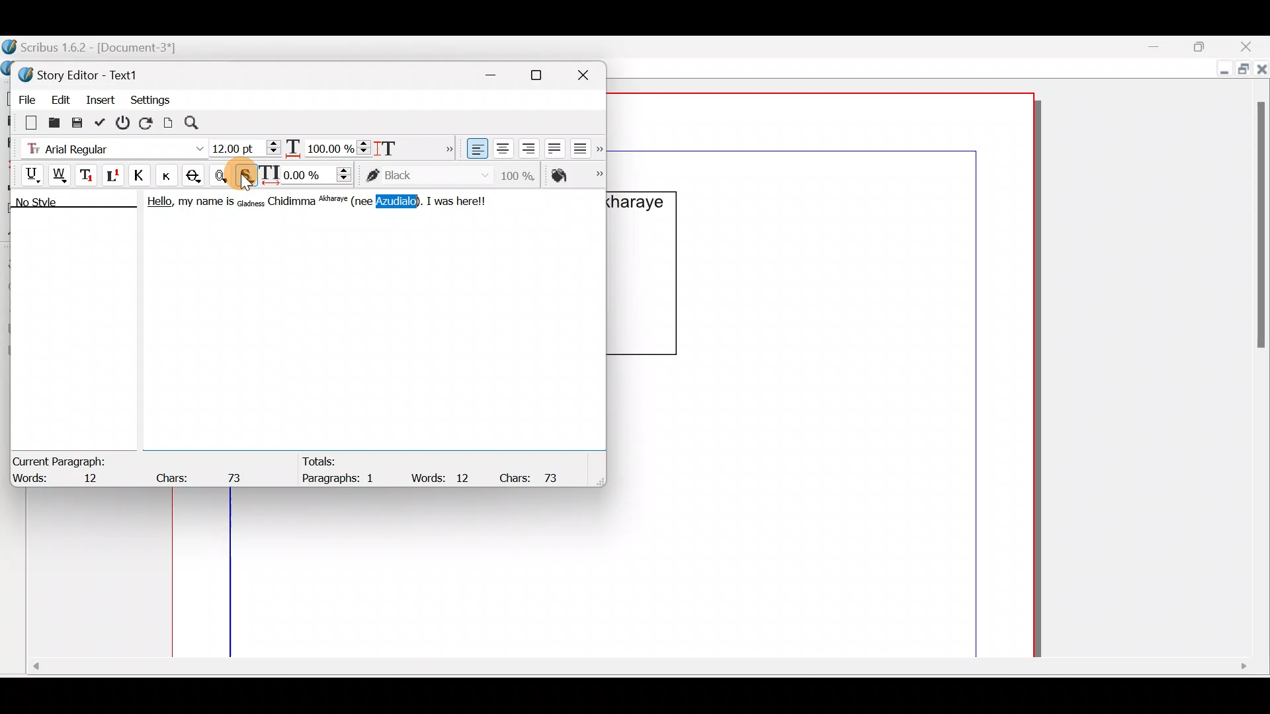 Image resolution: width=1270 pixels, height=714 pixels. I want to click on All caps, so click(142, 177).